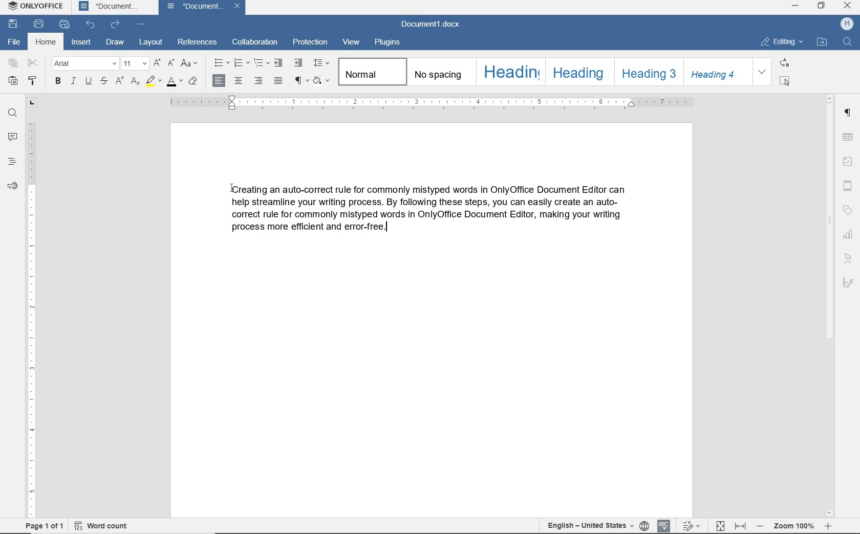 This screenshot has width=860, height=534. Describe the element at coordinates (300, 79) in the screenshot. I see `nonprinting characters` at that location.